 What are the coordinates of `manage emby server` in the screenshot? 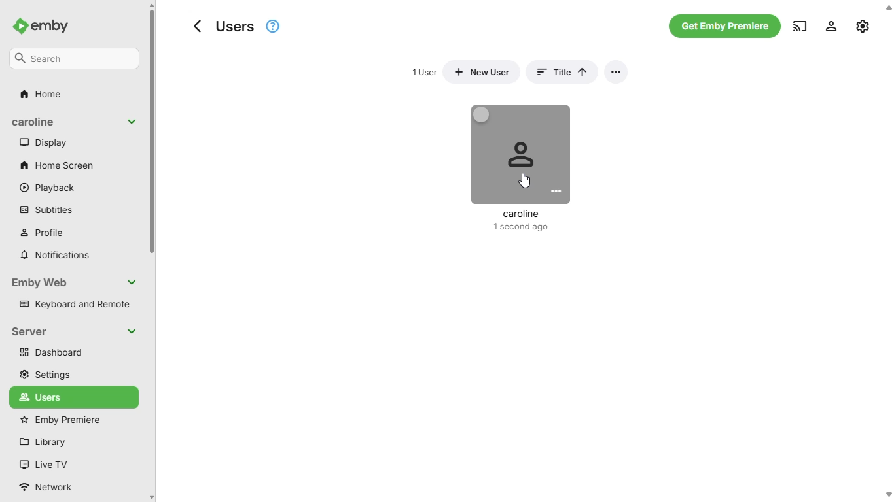 It's located at (863, 25).